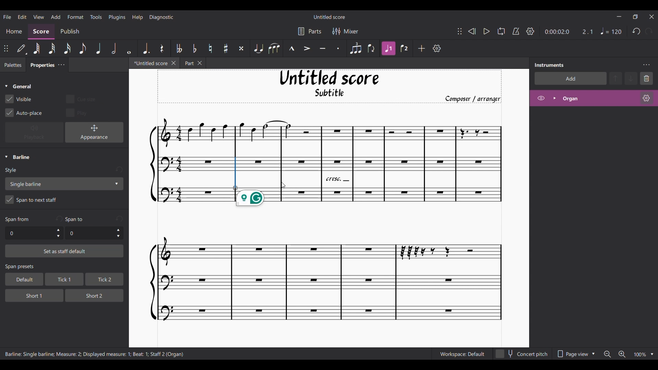 This screenshot has width=658, height=370. Describe the element at coordinates (36, 49) in the screenshot. I see `64th note` at that location.